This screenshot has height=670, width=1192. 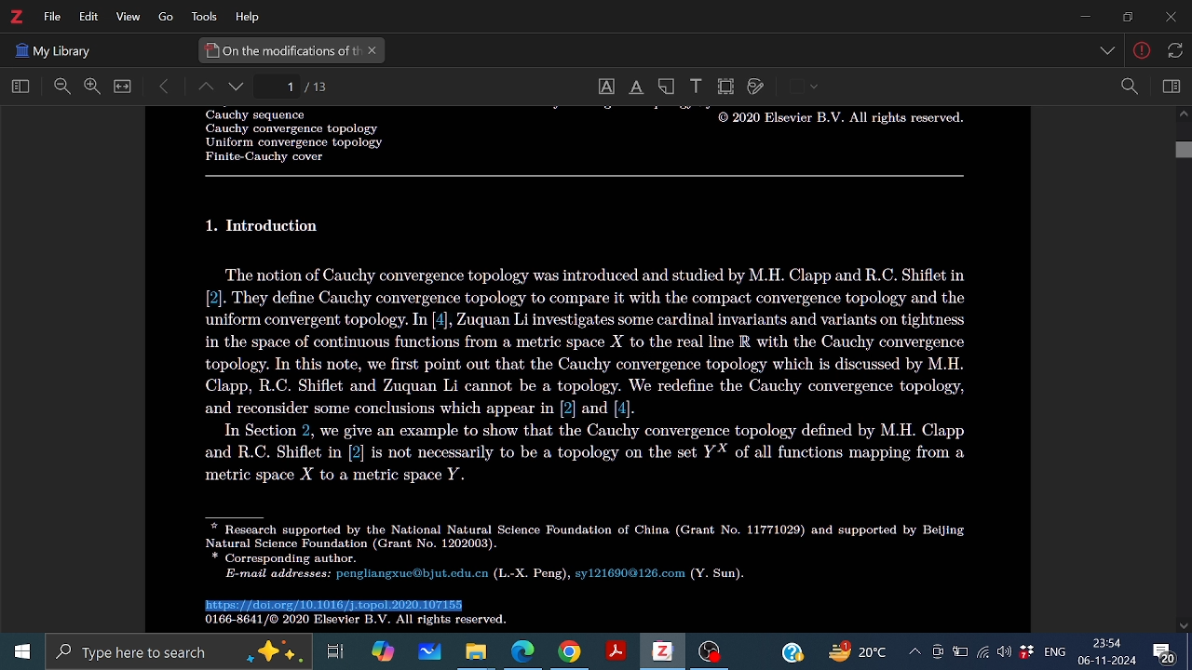 What do you see at coordinates (582, 547) in the screenshot?
I see `` at bounding box center [582, 547].